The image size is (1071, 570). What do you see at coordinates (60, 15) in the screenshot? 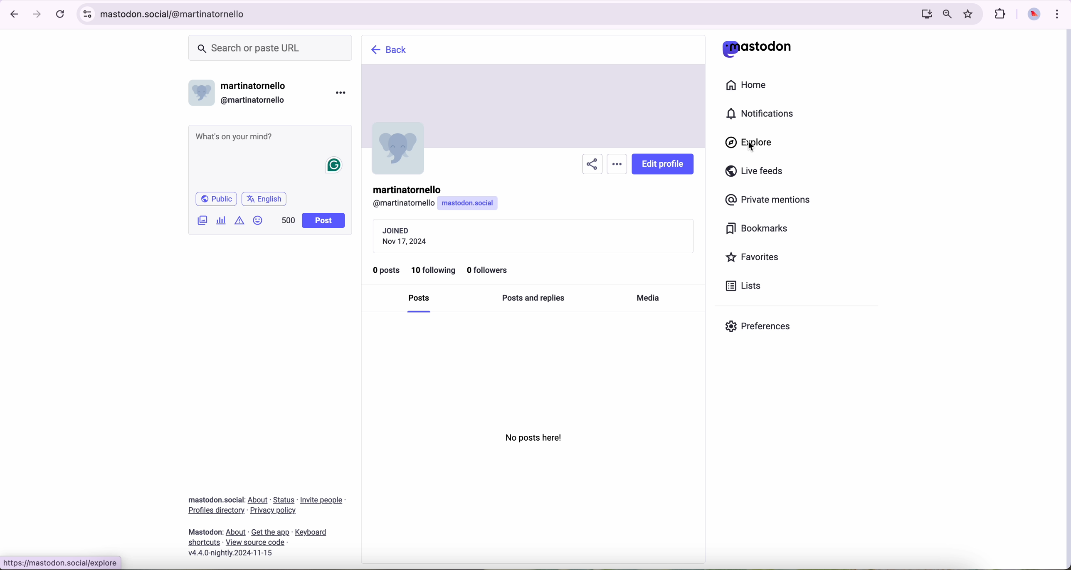
I see `refresh the page` at bounding box center [60, 15].